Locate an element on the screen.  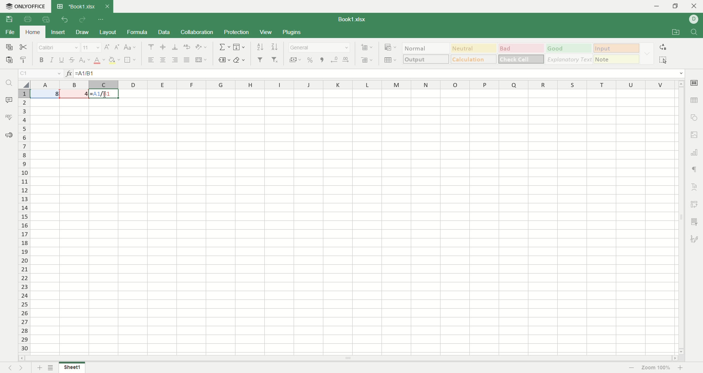
fill is located at coordinates (239, 47).